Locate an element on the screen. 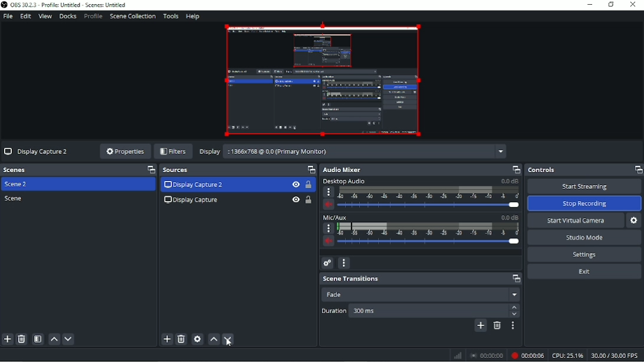 The height and width of the screenshot is (362, 644). Help is located at coordinates (192, 17).